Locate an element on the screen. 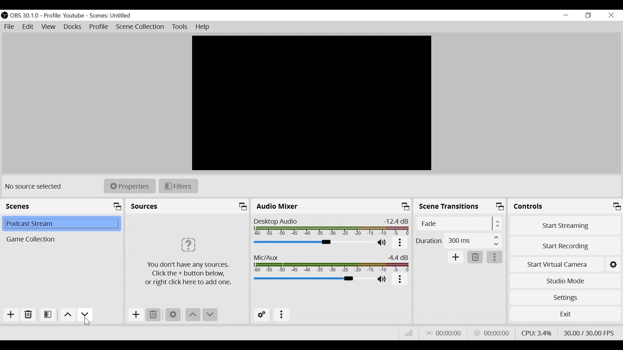  Desktop Audio Slider is located at coordinates (314, 242).